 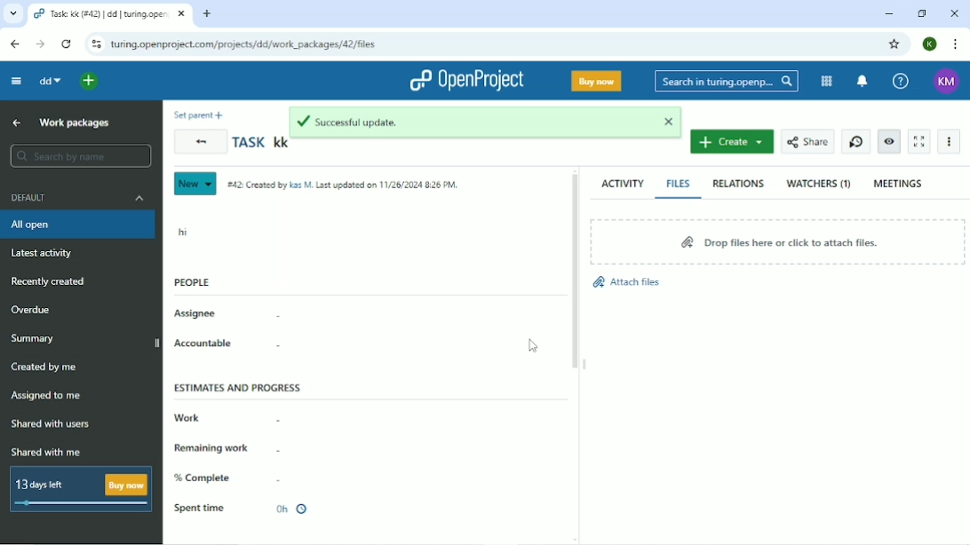 What do you see at coordinates (900, 183) in the screenshot?
I see `Meetings` at bounding box center [900, 183].